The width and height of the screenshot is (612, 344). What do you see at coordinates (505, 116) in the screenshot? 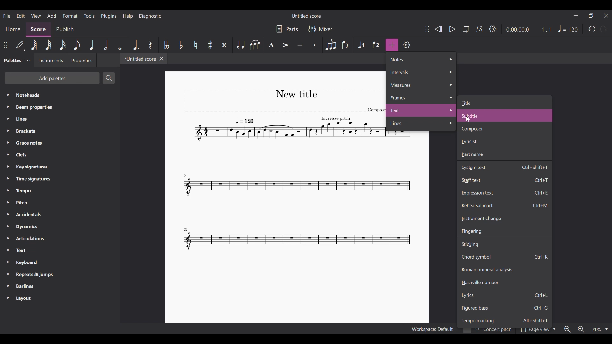
I see `Subtitle highlighted by cursor` at bounding box center [505, 116].